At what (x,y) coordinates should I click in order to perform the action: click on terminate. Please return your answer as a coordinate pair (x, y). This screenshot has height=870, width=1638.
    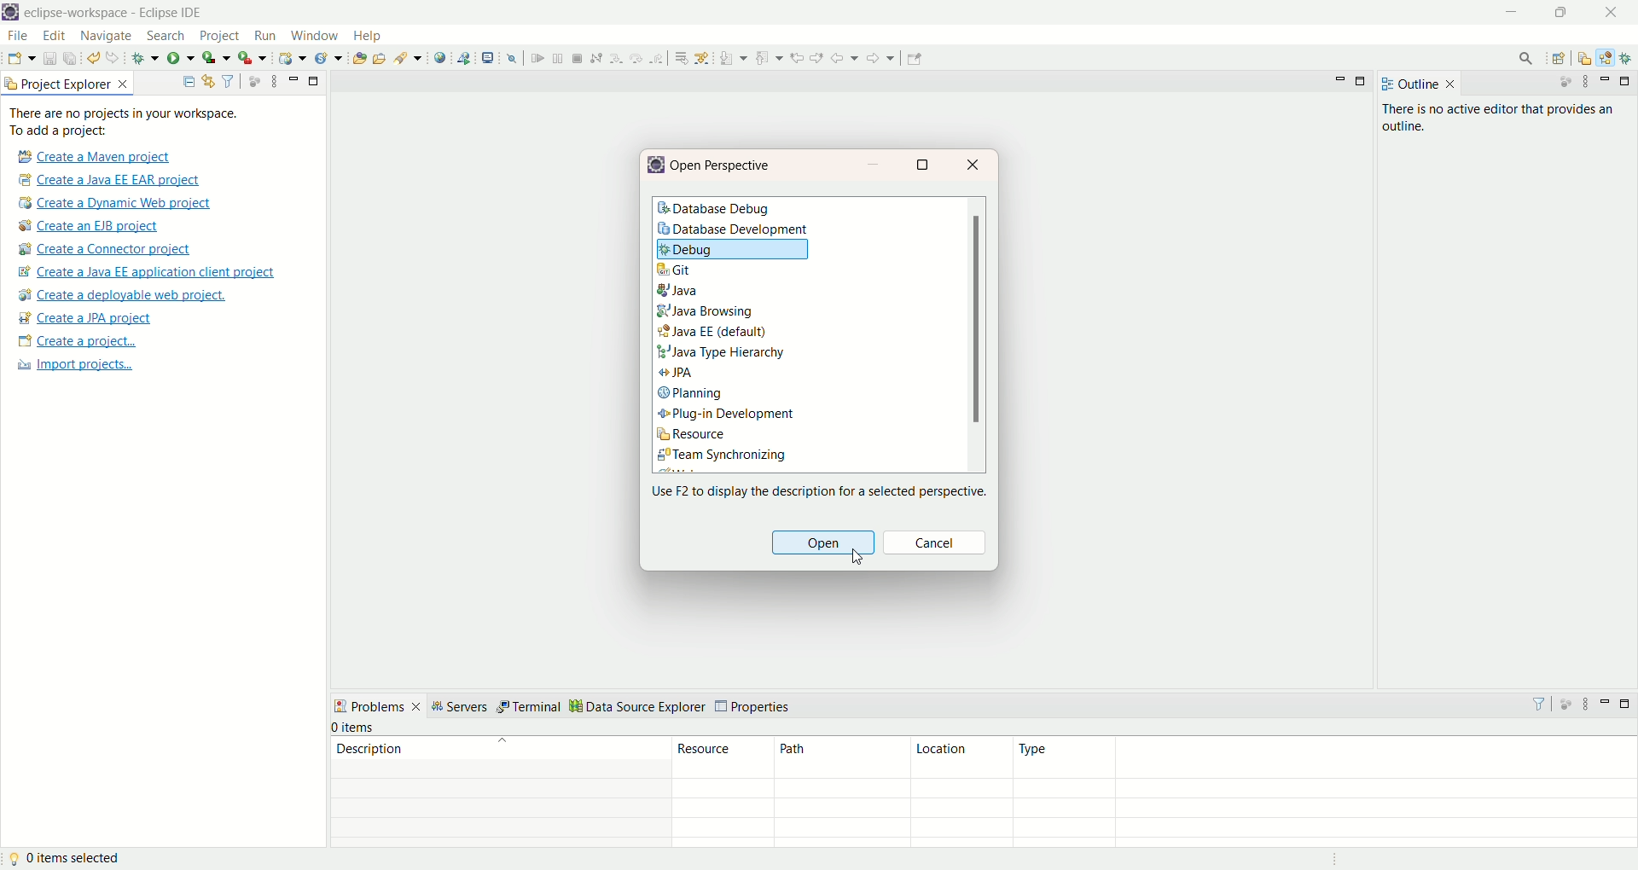
    Looking at the image, I should click on (578, 57).